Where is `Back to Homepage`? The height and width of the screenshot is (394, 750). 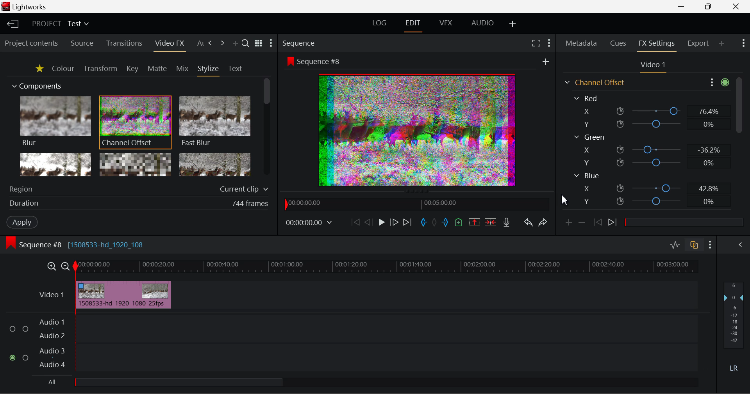 Back to Homepage is located at coordinates (12, 24).